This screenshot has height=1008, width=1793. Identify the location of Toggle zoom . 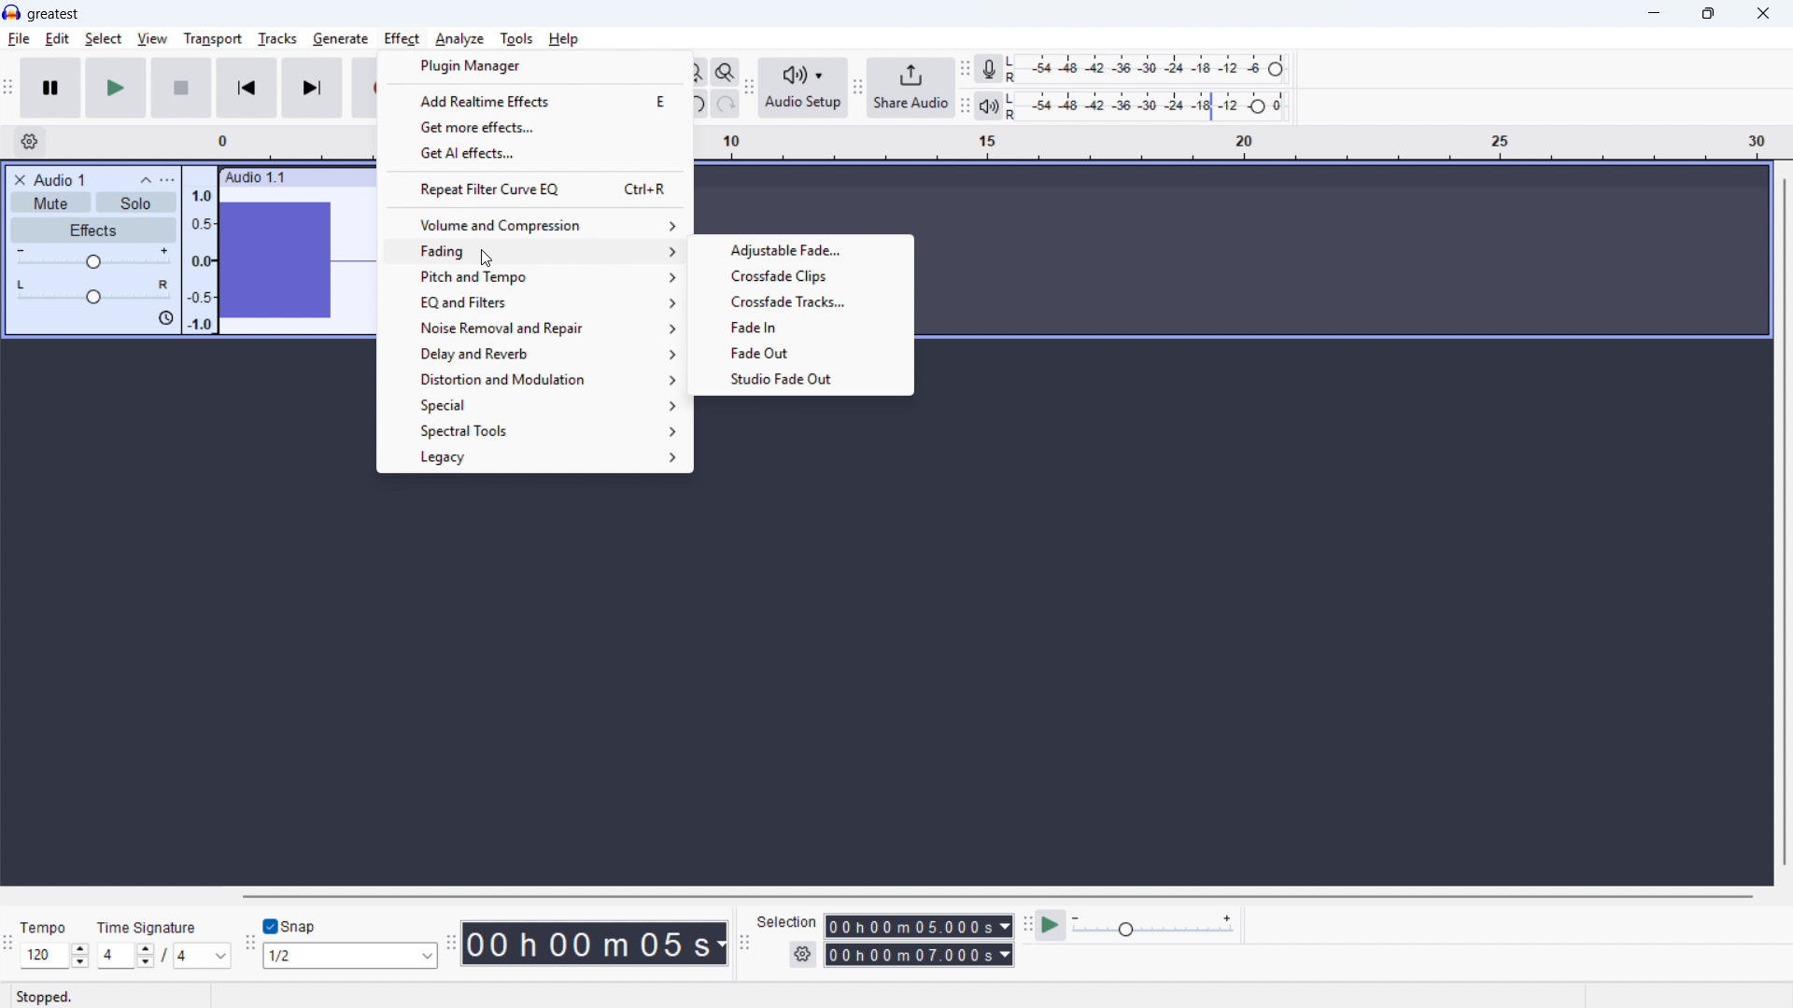
(726, 72).